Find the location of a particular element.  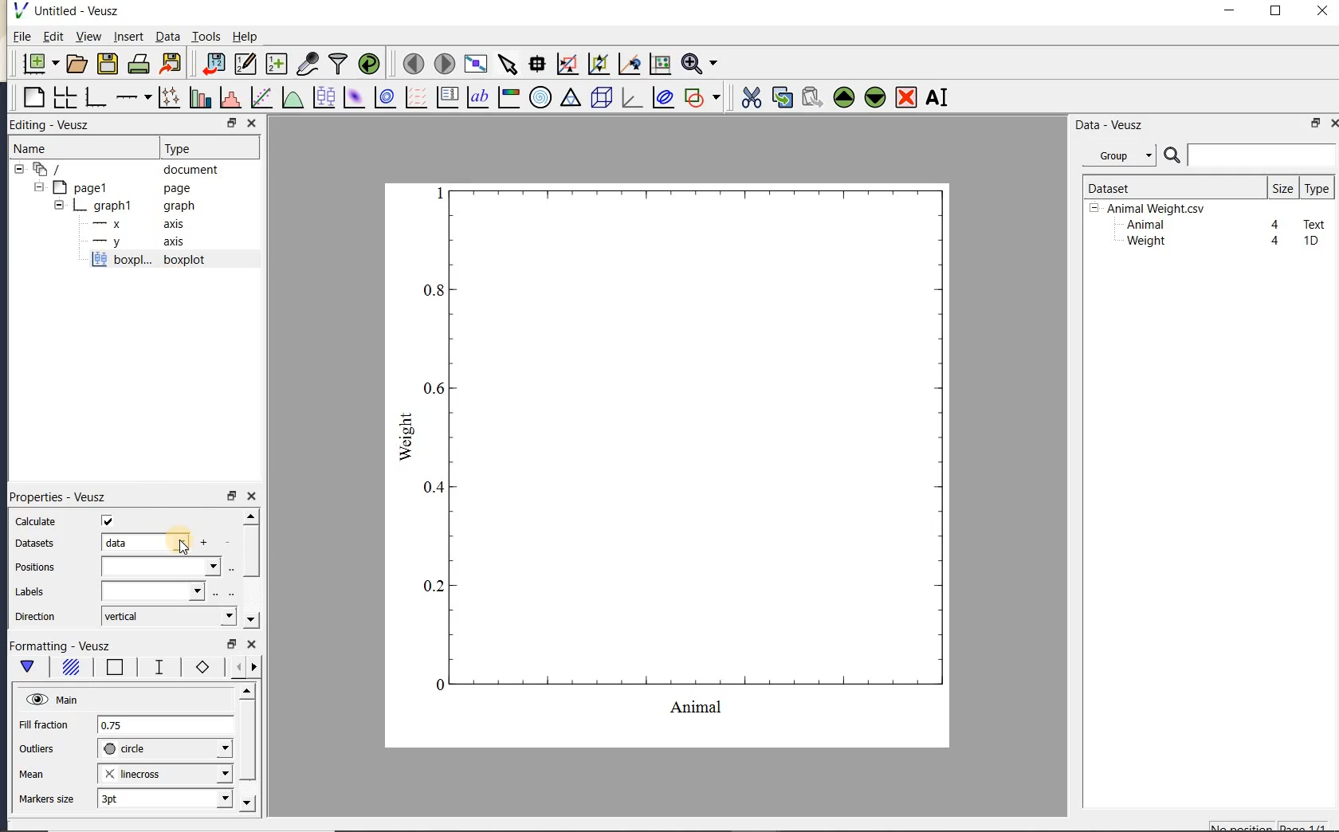

0.75 is located at coordinates (165, 726).